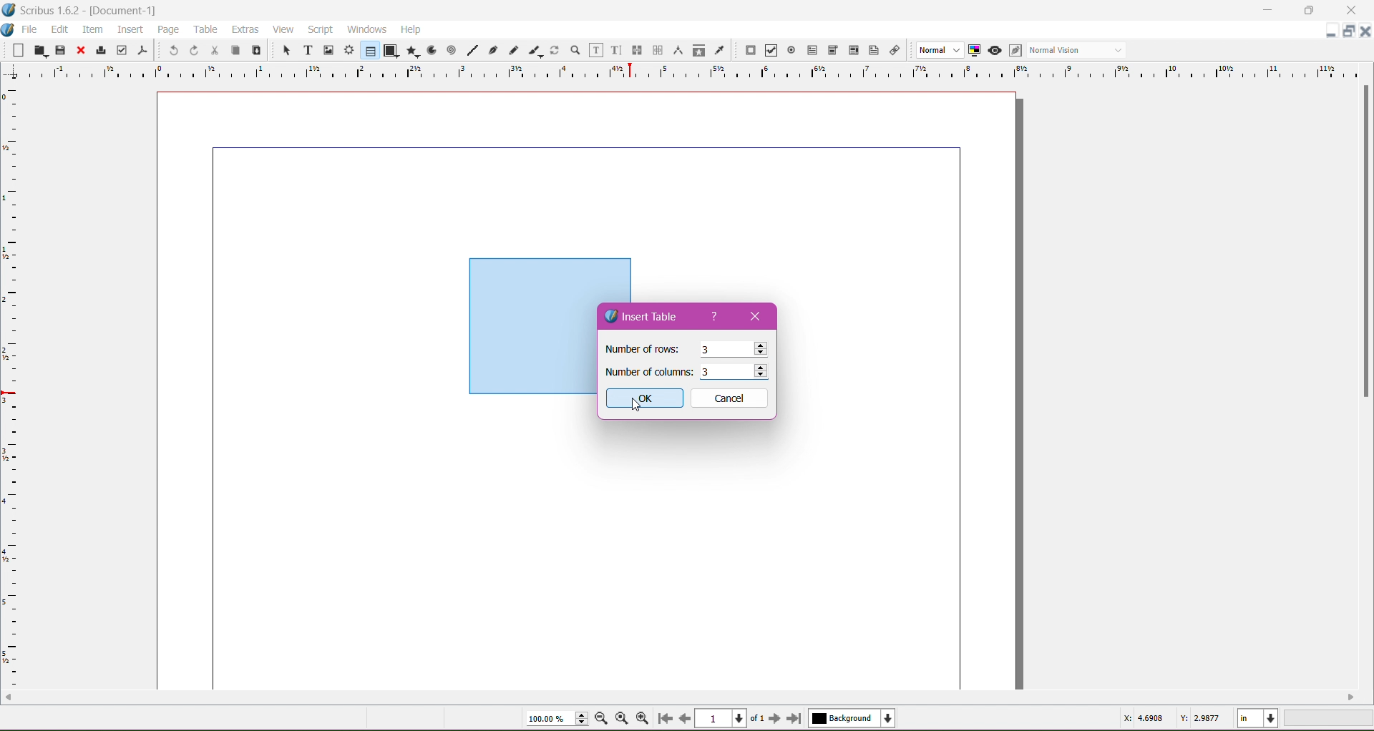 The image size is (1374, 731). Describe the element at coordinates (698, 49) in the screenshot. I see `Copy Item Properties` at that location.